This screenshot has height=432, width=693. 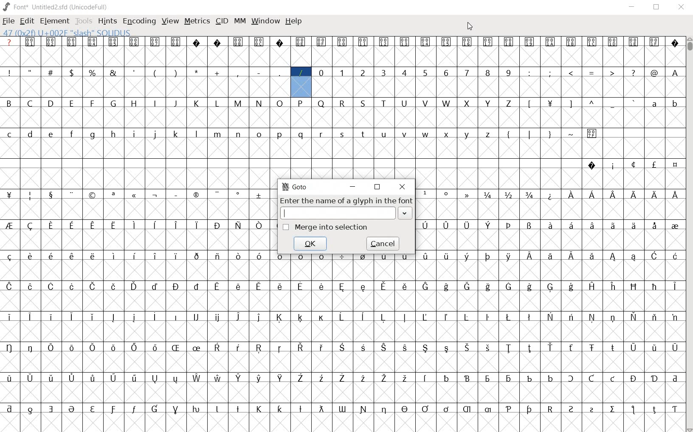 I want to click on glyph, so click(x=487, y=42).